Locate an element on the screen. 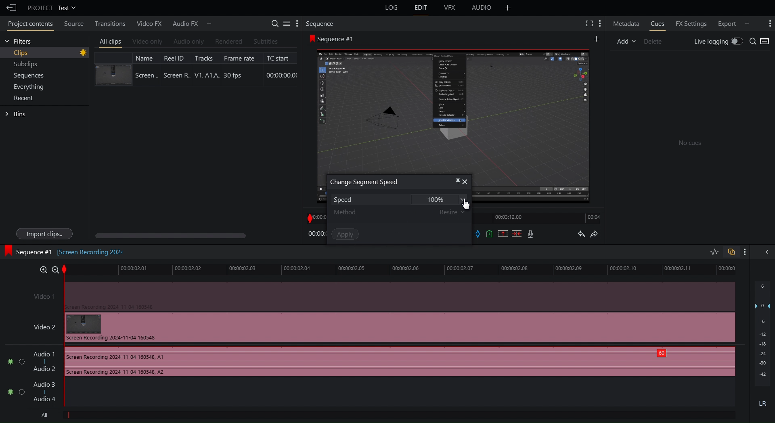 This screenshot has width=775, height=423. Metadata is located at coordinates (626, 23).